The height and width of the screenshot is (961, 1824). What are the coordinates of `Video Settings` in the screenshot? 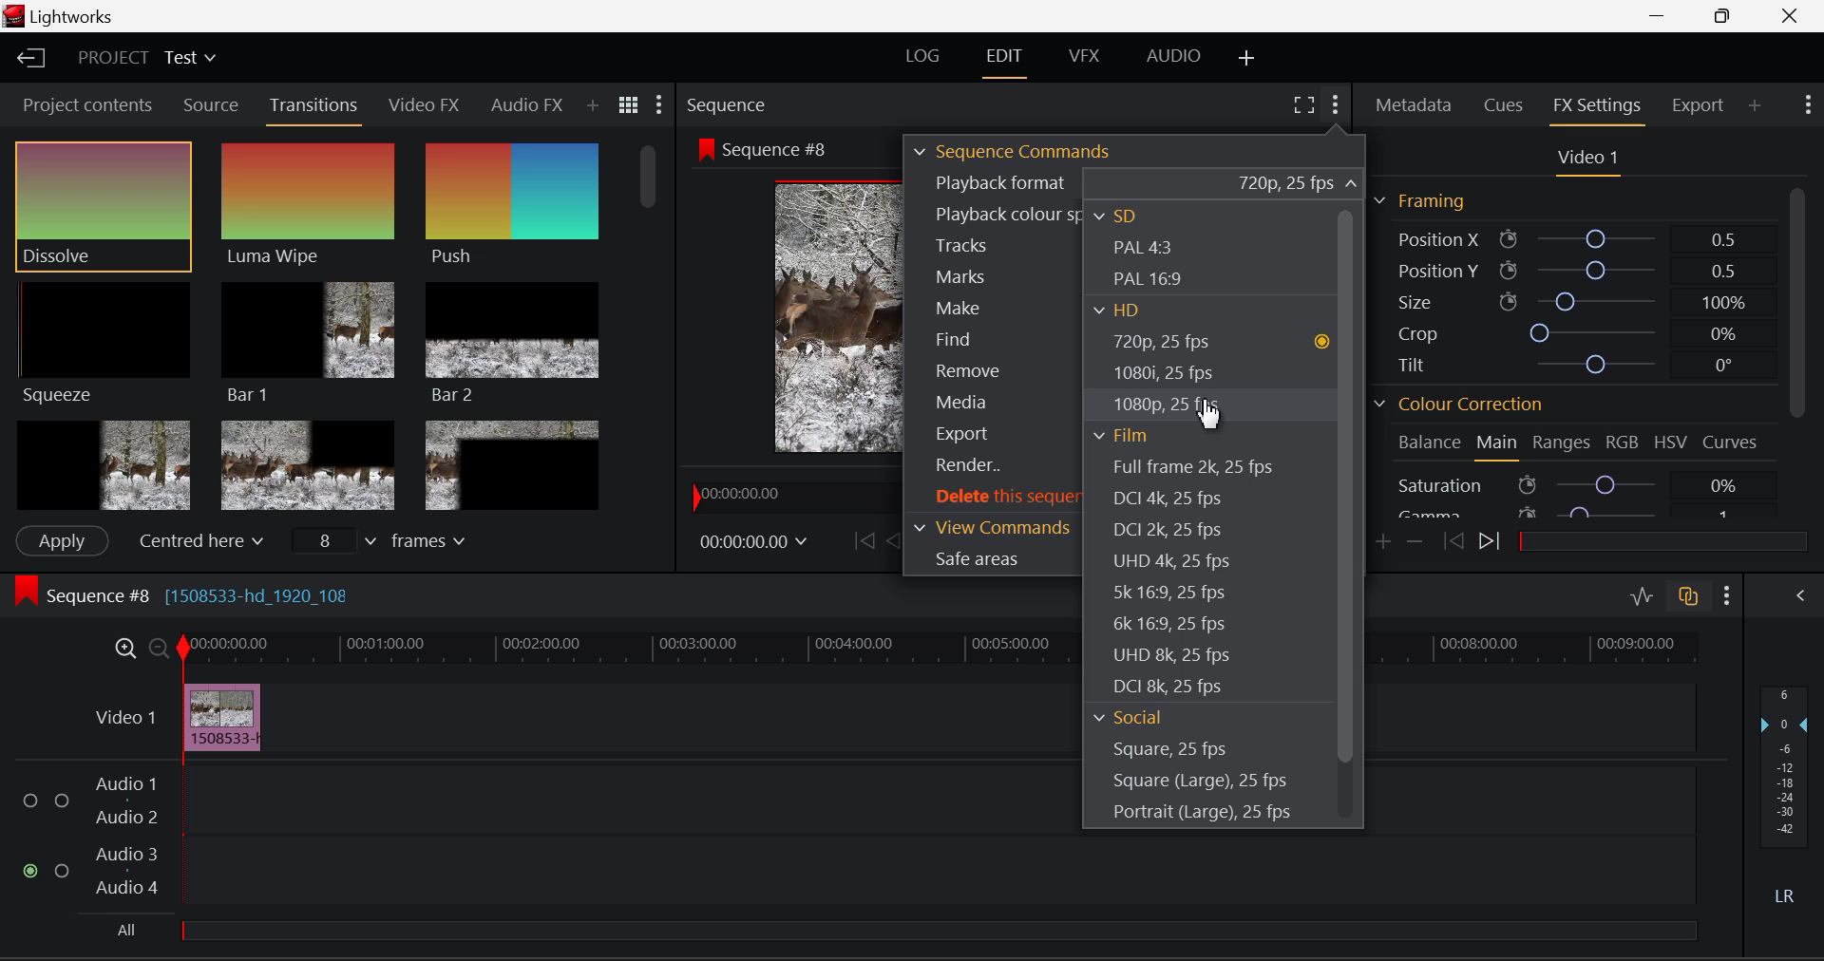 It's located at (1588, 160).